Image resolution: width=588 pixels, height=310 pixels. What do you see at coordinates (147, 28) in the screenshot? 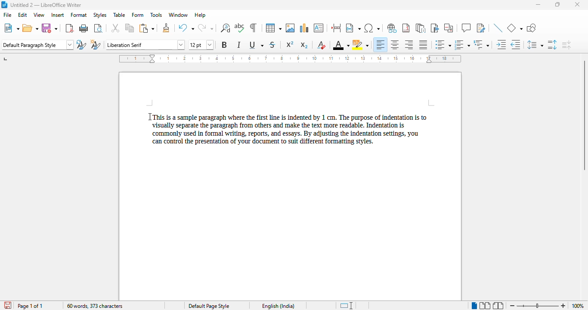
I see `paste` at bounding box center [147, 28].